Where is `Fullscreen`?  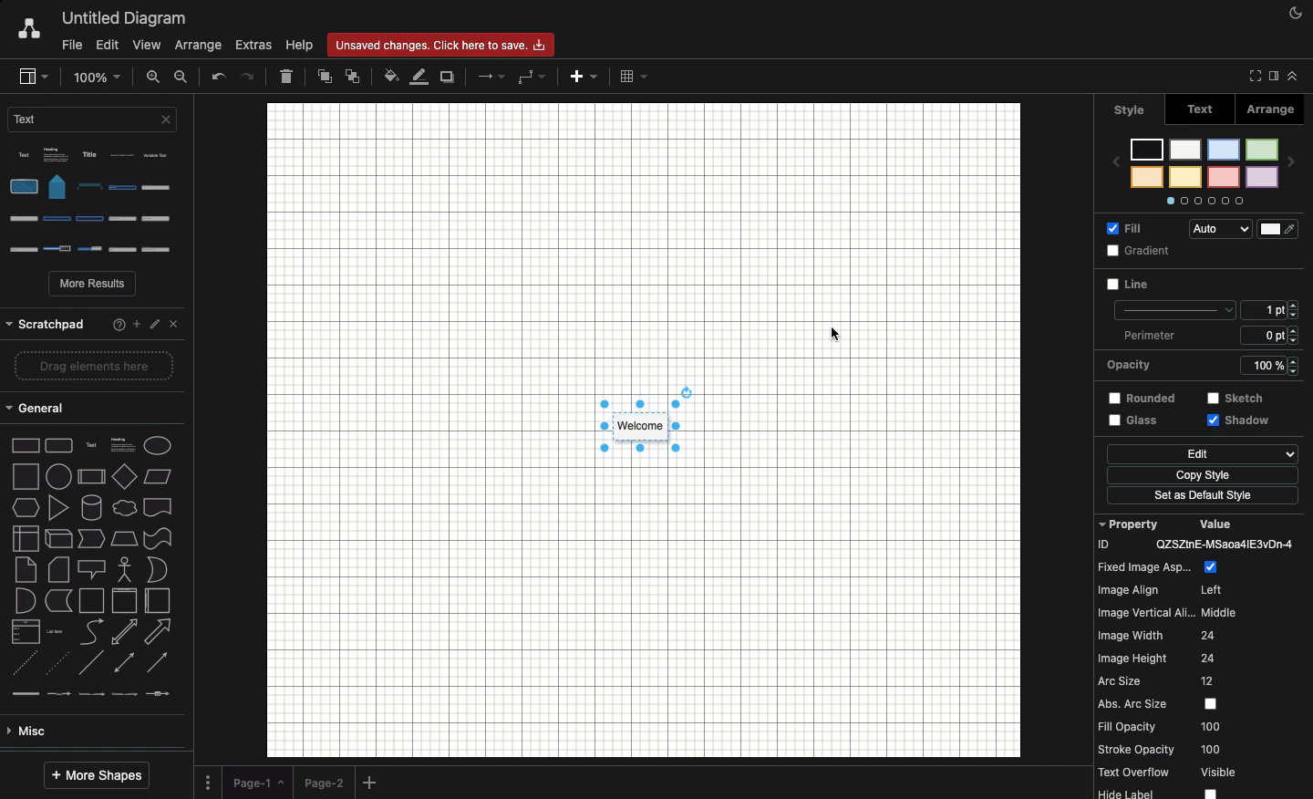
Fullscreen is located at coordinates (1252, 76).